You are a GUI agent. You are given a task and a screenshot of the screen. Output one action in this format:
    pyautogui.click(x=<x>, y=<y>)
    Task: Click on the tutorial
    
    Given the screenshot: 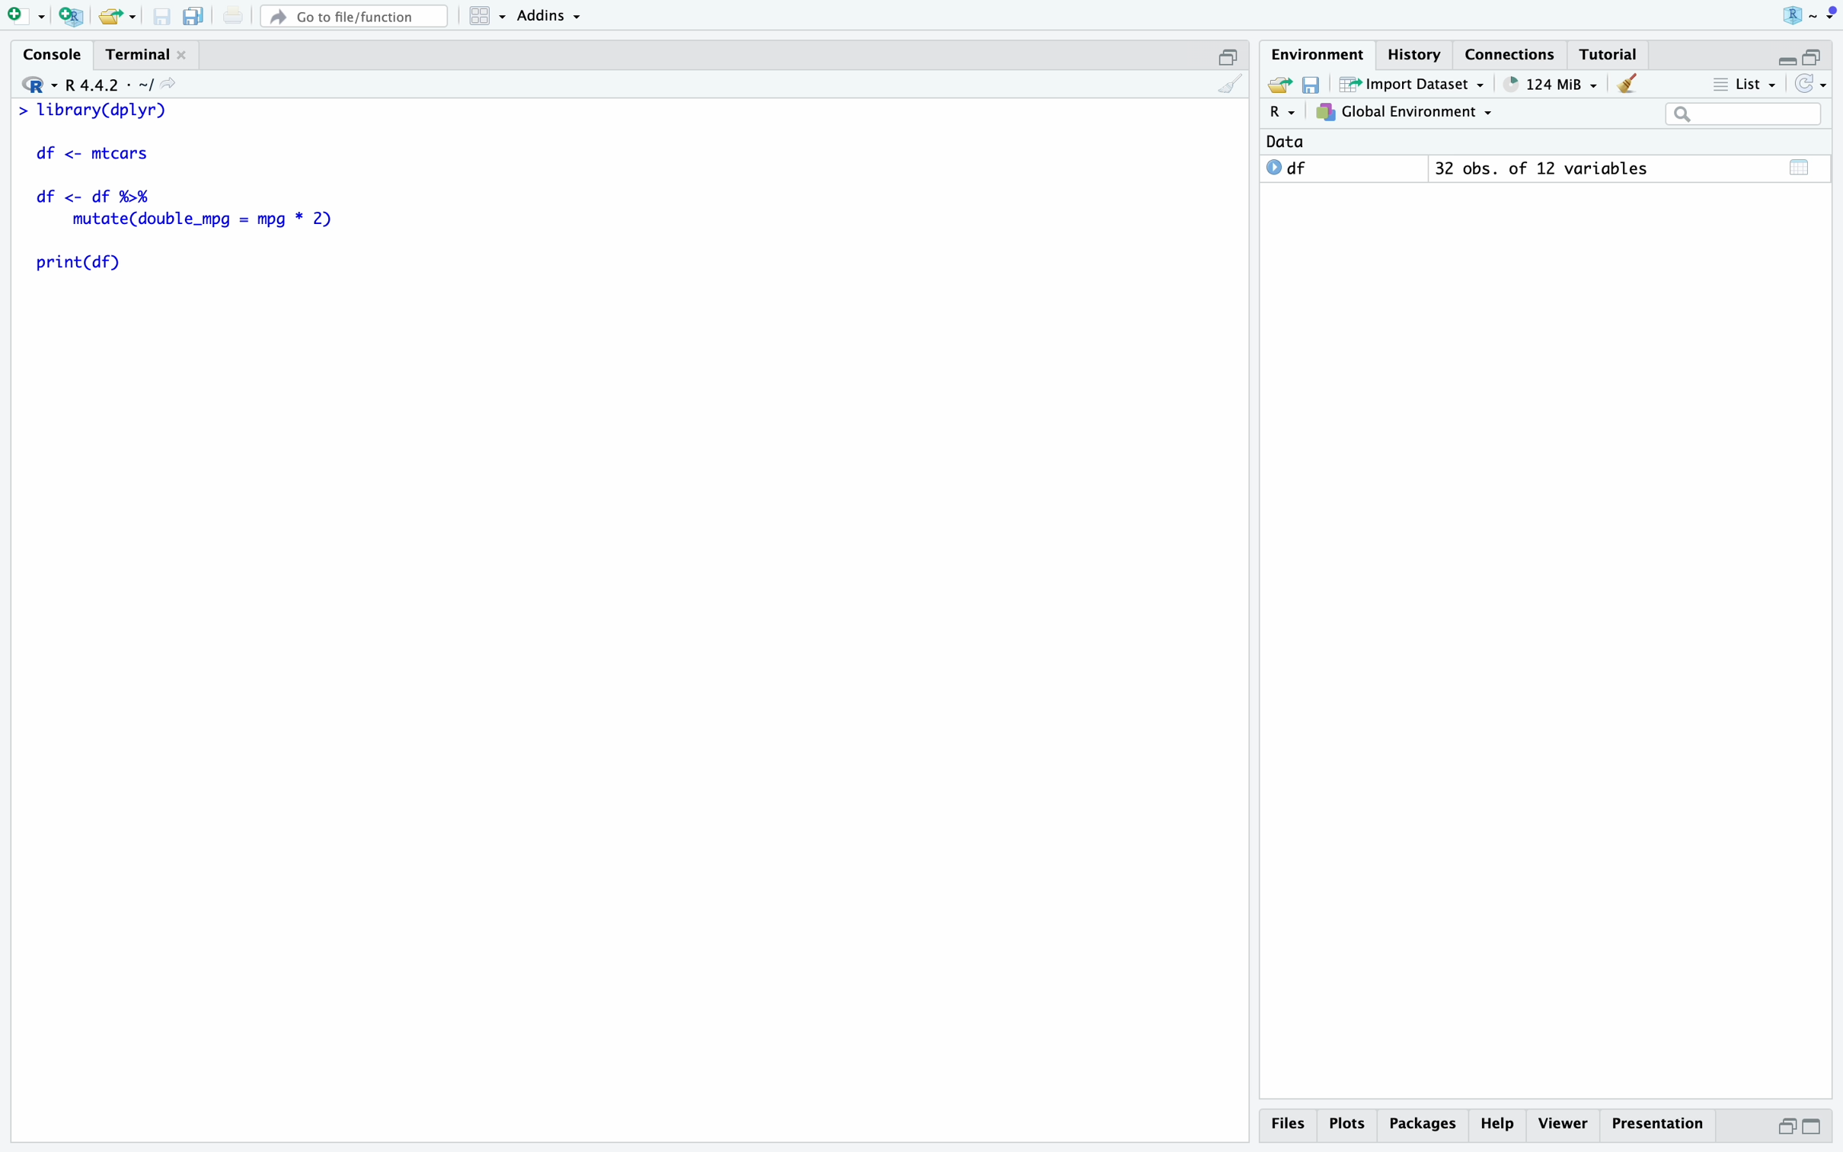 What is the action you would take?
    pyautogui.click(x=1608, y=55)
    